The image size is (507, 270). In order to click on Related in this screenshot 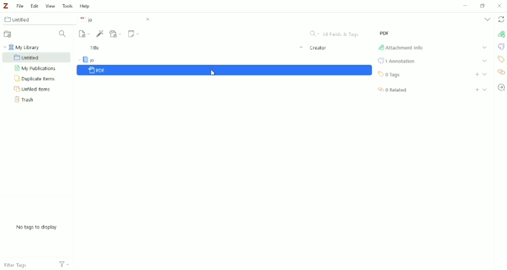, I will do `click(500, 73)`.